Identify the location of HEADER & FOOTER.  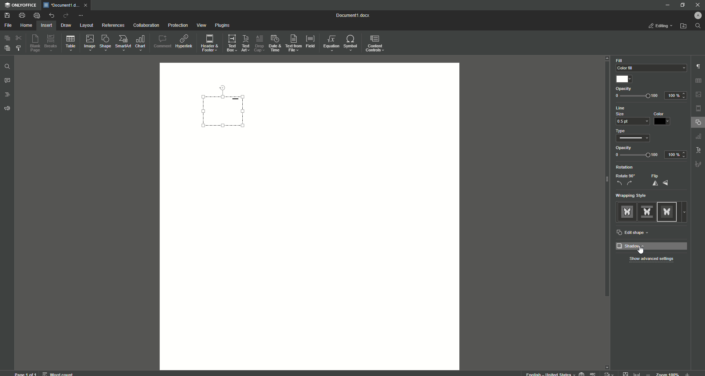
(698, 109).